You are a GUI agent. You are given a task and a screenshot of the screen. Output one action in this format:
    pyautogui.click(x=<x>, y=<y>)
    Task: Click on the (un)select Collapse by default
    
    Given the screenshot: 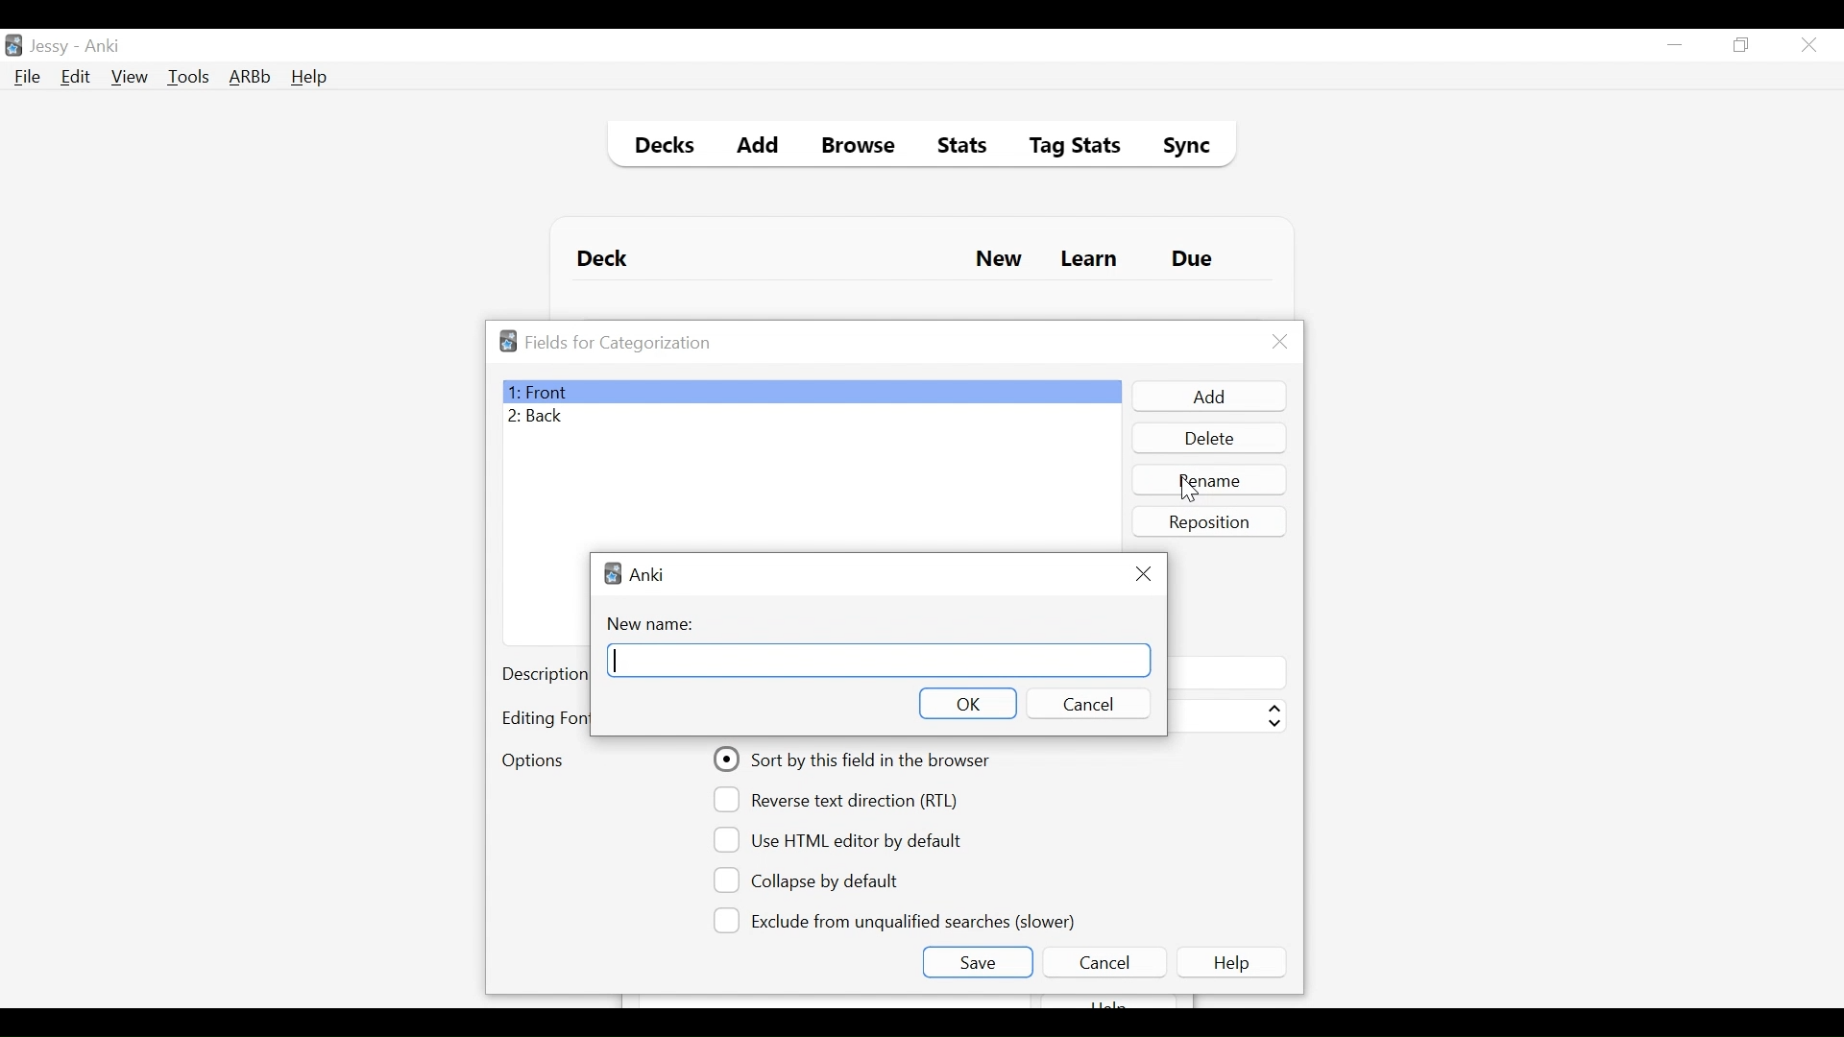 What is the action you would take?
    pyautogui.click(x=821, y=880)
    